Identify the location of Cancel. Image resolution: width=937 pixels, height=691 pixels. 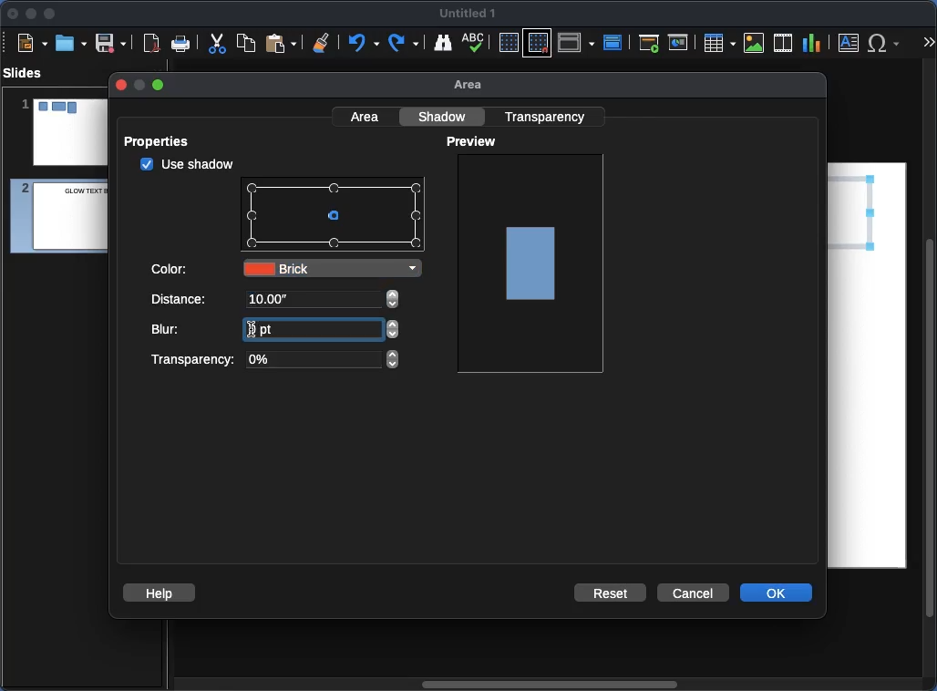
(692, 593).